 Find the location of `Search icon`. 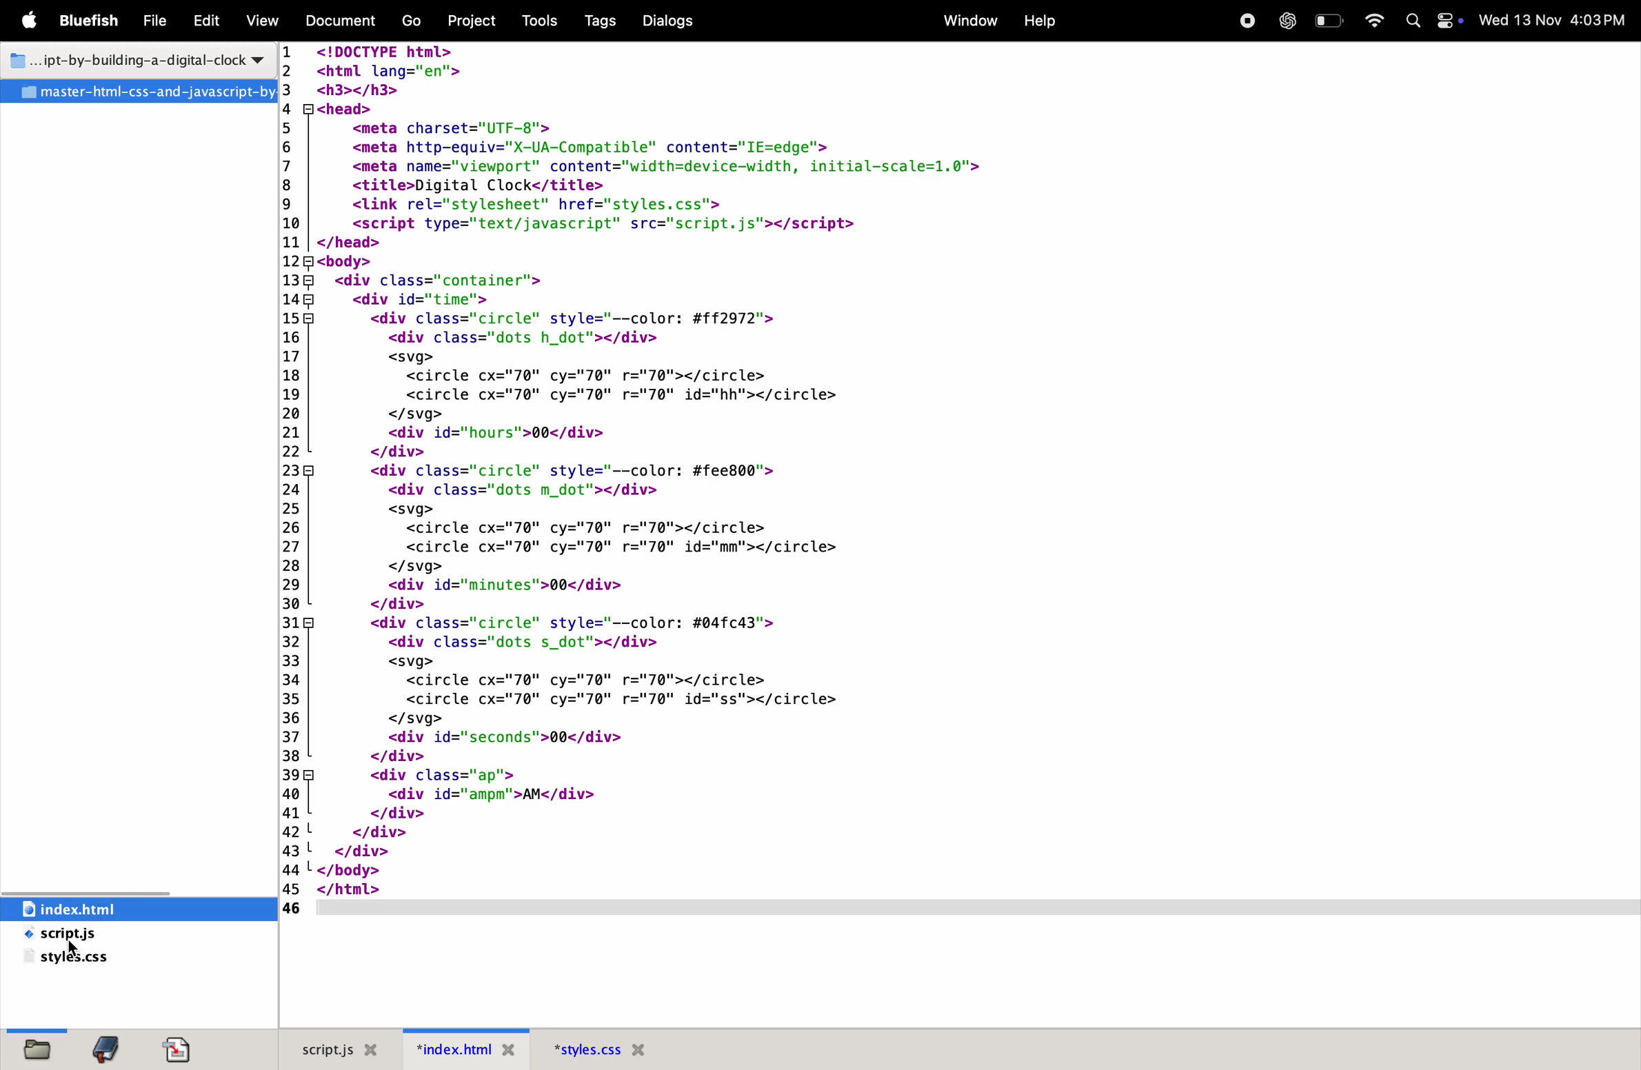

Search icon is located at coordinates (1412, 19).